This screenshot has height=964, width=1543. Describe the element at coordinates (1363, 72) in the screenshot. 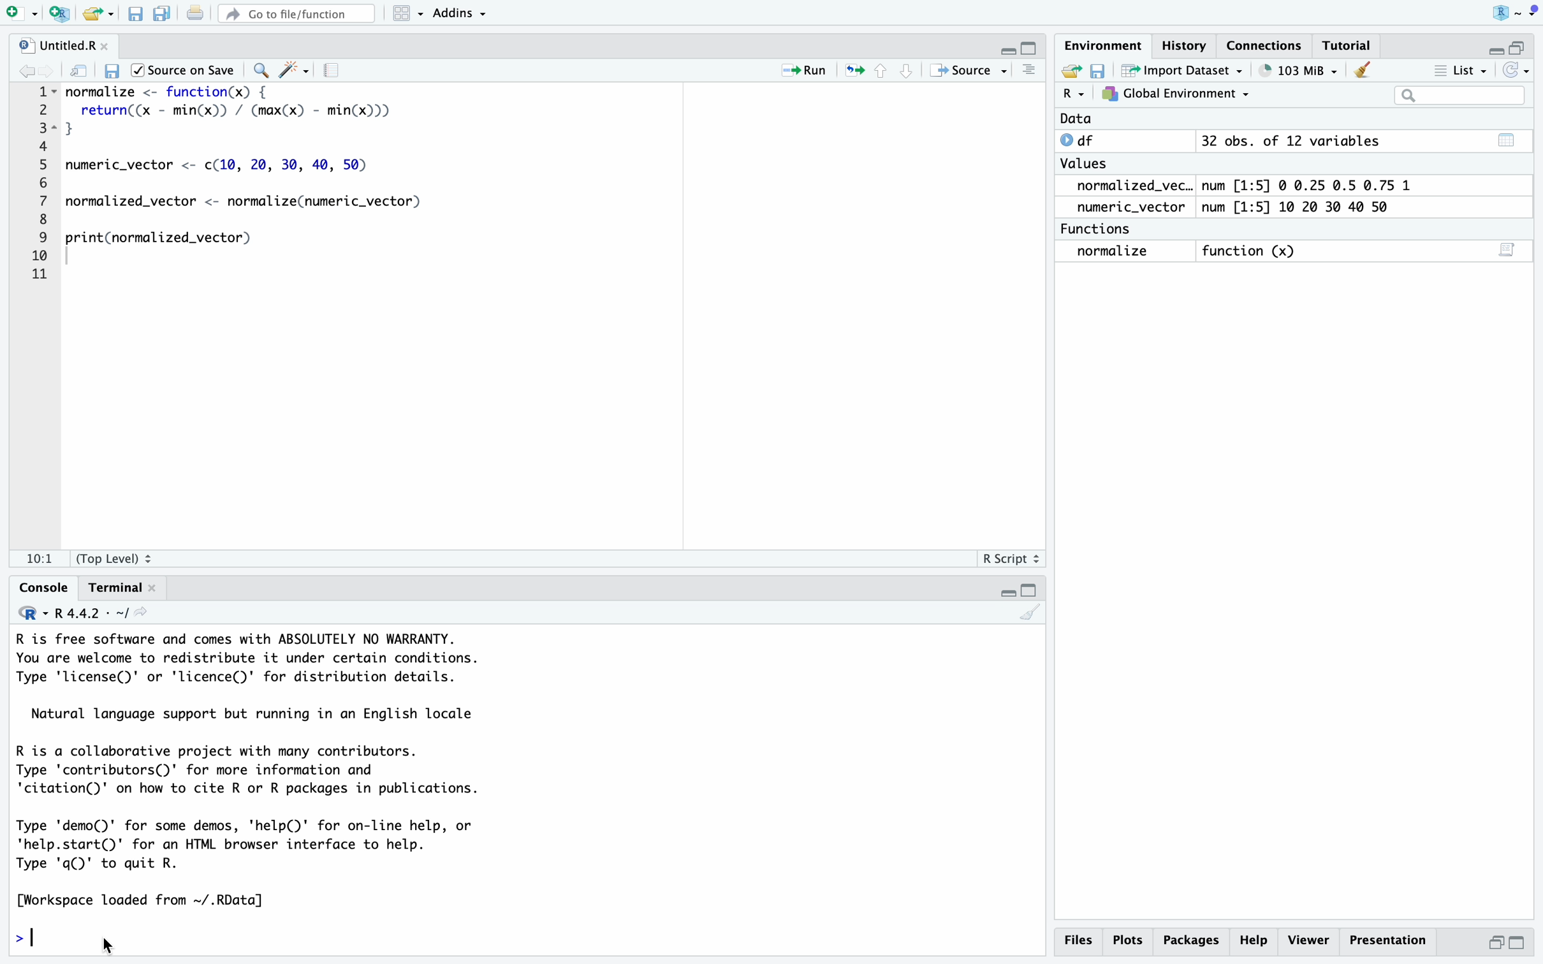

I see `Clear console (Ctrl + R)` at that location.